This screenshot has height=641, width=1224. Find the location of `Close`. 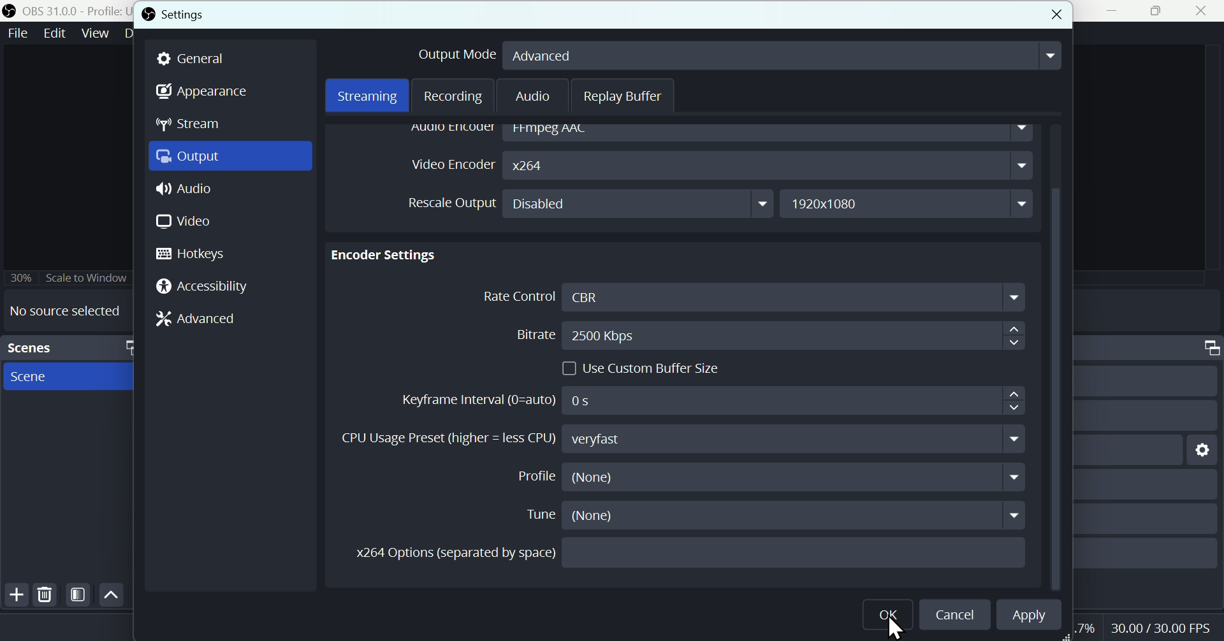

Close is located at coordinates (1205, 11).